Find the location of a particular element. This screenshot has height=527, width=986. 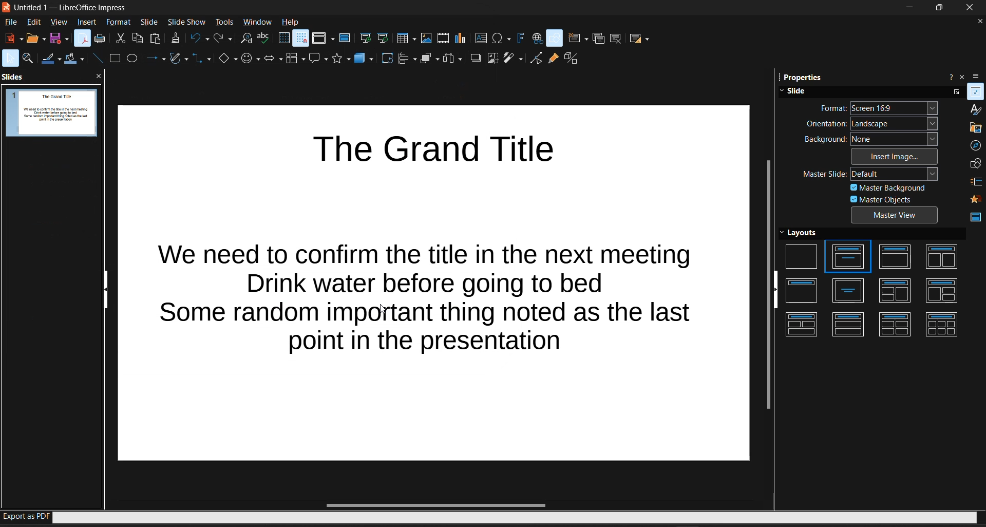

open is located at coordinates (36, 39).